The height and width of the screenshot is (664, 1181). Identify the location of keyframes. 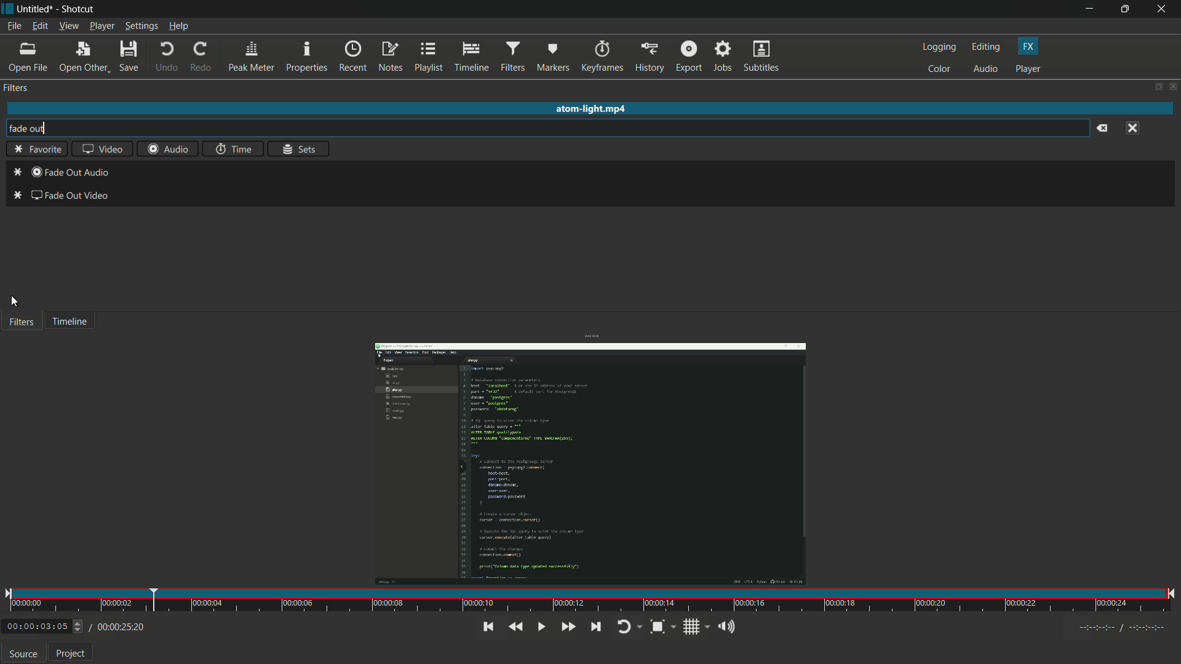
(602, 56).